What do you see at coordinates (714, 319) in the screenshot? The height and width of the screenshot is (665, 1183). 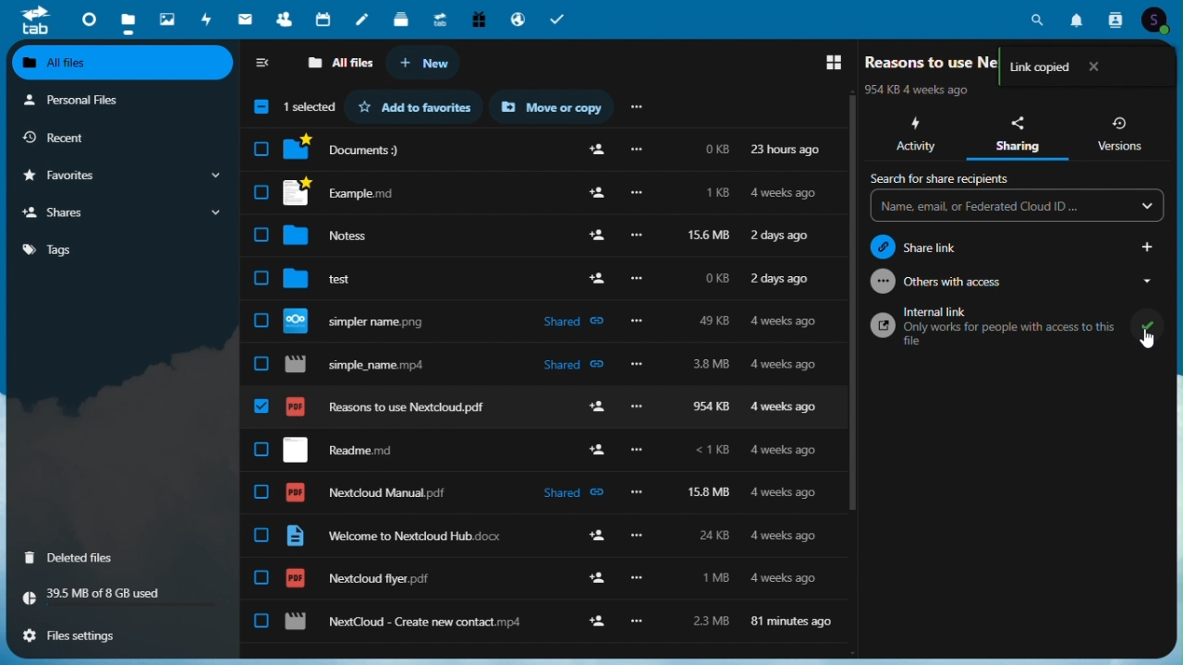 I see `49 kb` at bounding box center [714, 319].